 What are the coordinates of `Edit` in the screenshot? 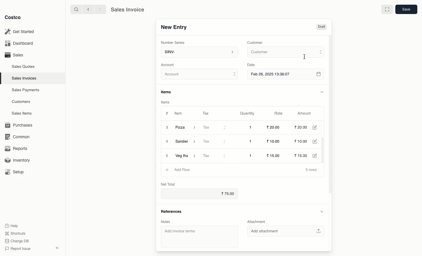 It's located at (318, 142).